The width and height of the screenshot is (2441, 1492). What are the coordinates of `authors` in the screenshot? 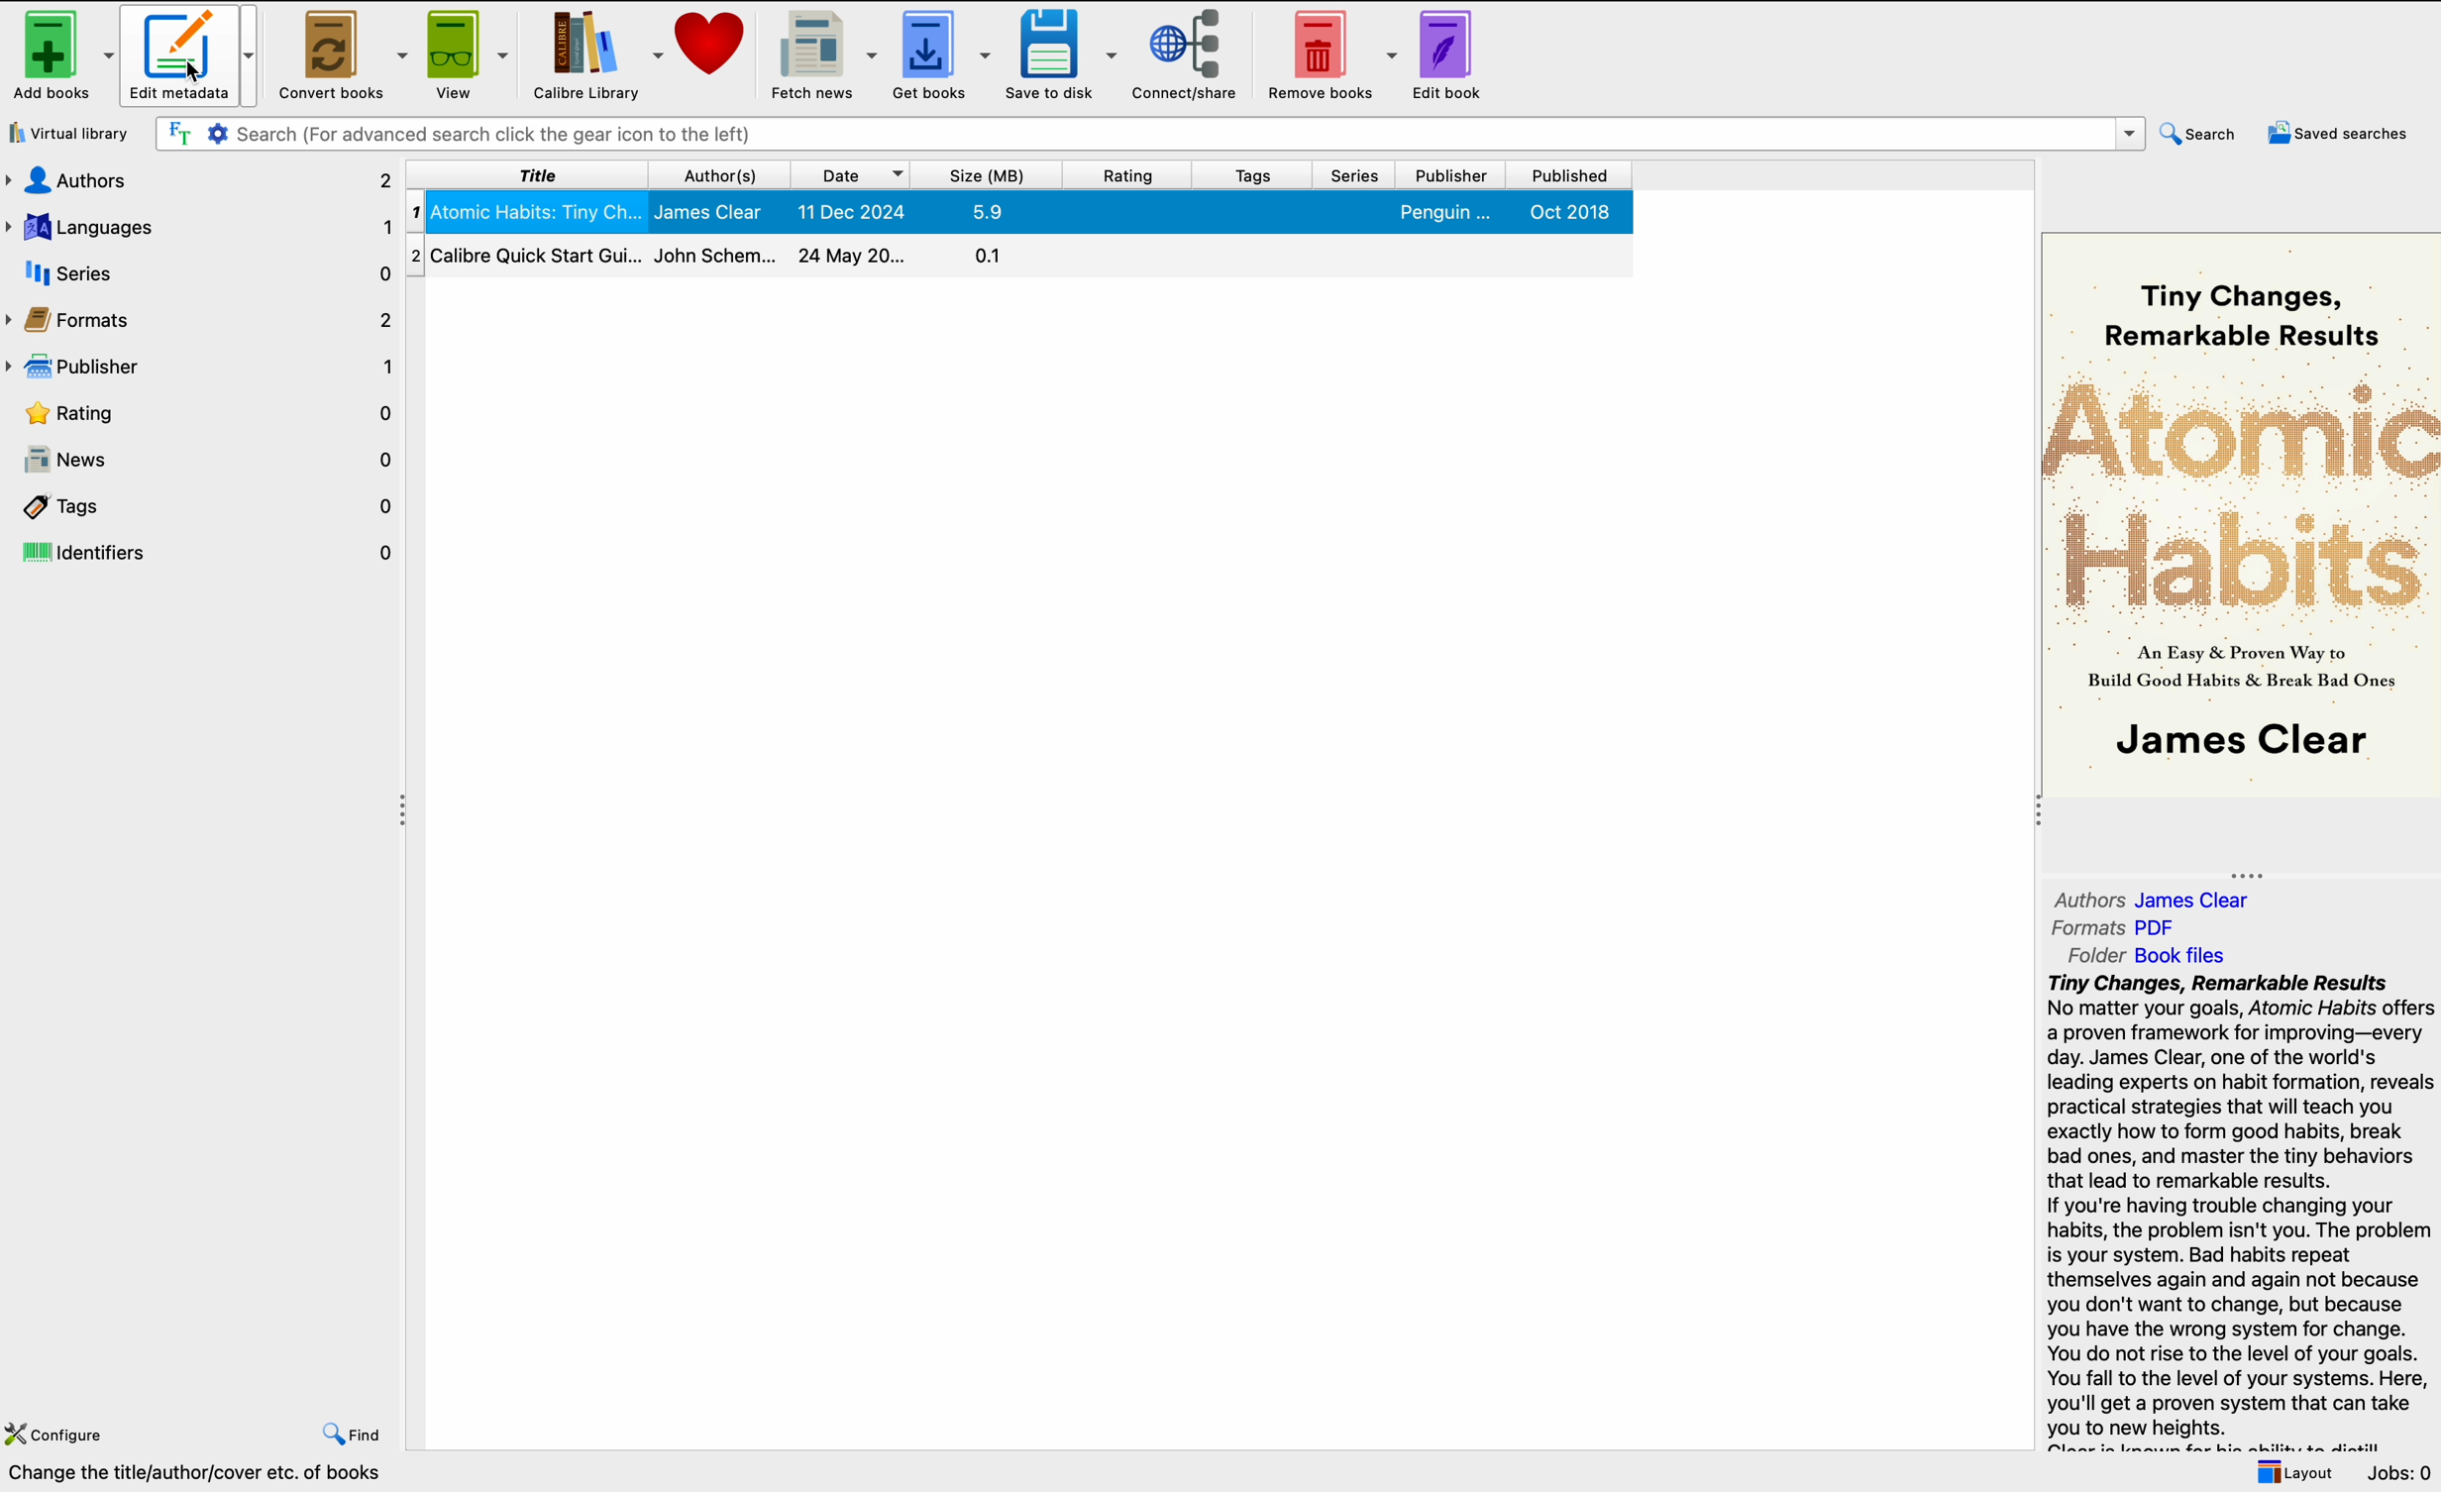 It's located at (2159, 899).